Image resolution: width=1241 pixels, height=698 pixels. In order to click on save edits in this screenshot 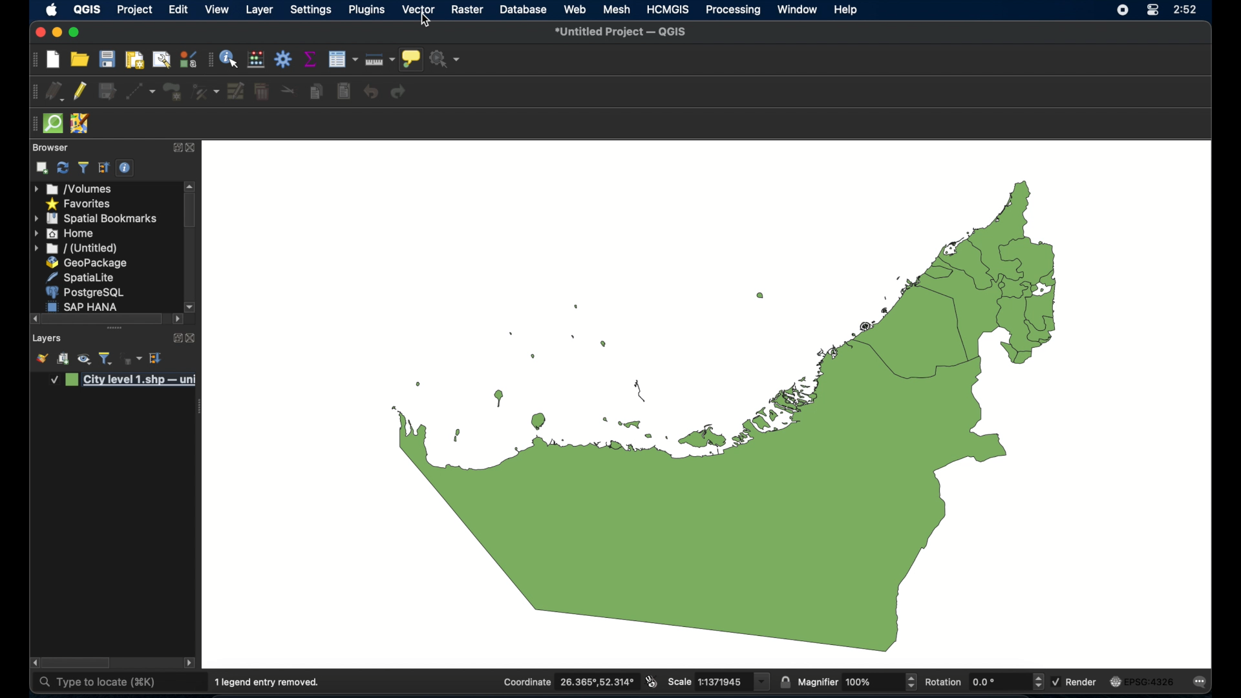, I will do `click(108, 92)`.